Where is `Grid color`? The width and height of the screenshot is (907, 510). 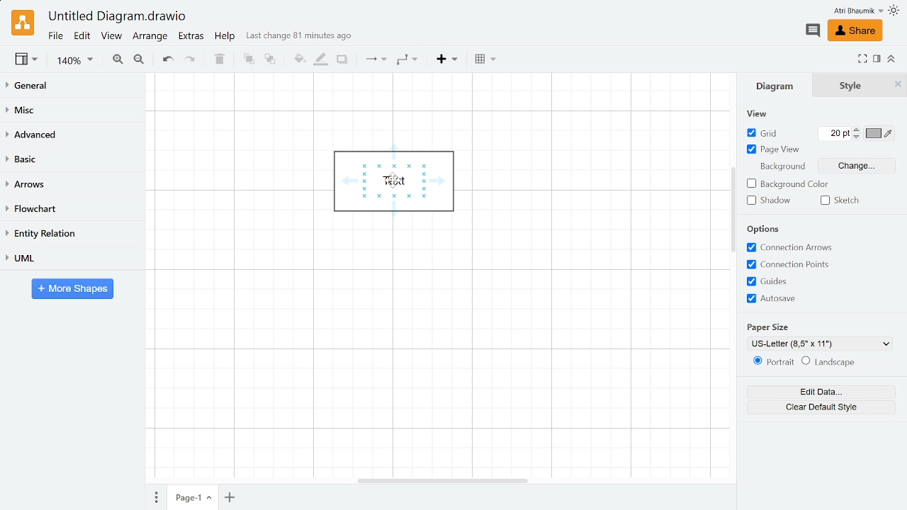
Grid color is located at coordinates (879, 133).